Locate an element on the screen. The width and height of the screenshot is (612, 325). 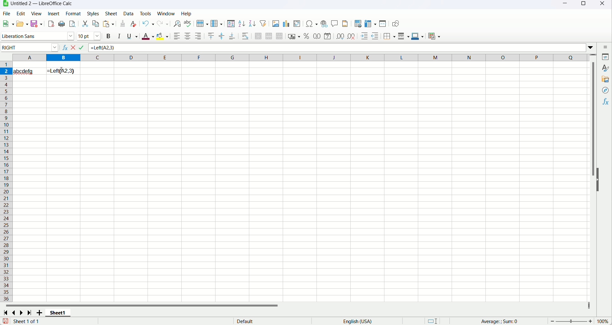
add sheets is located at coordinates (39, 312).